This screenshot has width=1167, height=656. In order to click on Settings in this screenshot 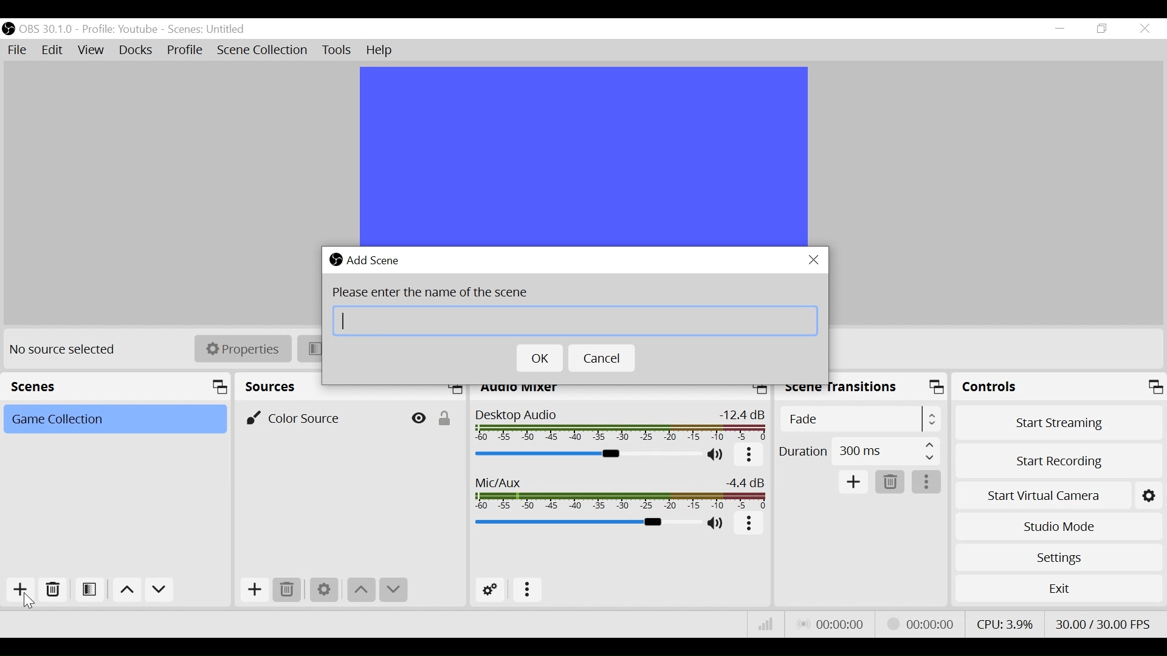, I will do `click(1058, 557)`.